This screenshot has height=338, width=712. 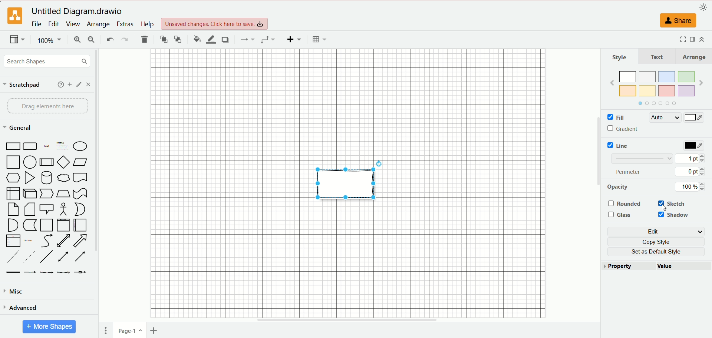 I want to click on vertical scroll bar, so click(x=98, y=186).